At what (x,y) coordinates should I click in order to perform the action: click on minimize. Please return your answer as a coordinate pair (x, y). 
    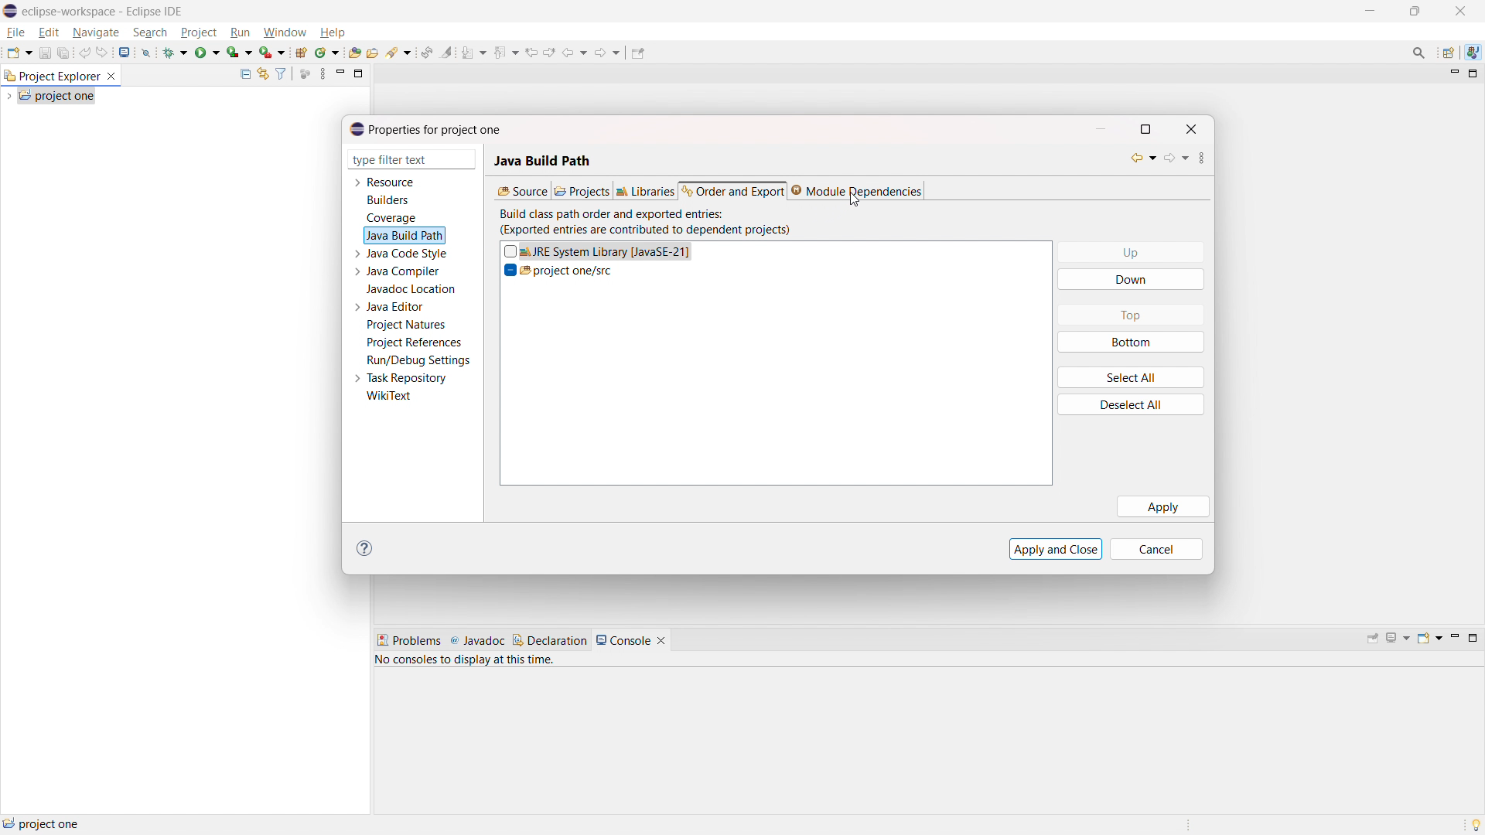
    Looking at the image, I should click on (1103, 128).